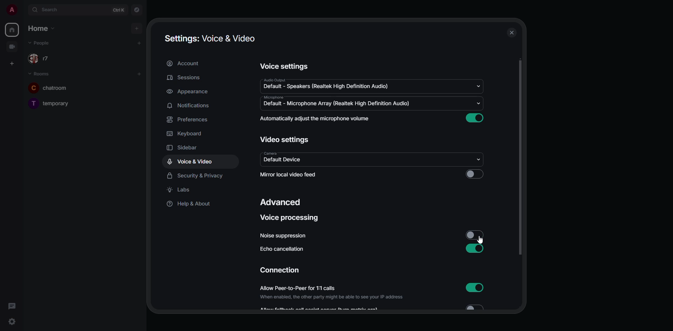 The image size is (673, 331). I want to click on ctrl K, so click(118, 10).